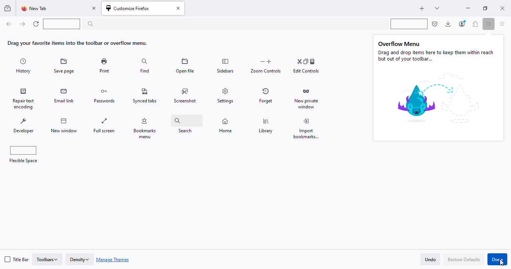 The height and width of the screenshot is (269, 511). Describe the element at coordinates (438, 8) in the screenshot. I see `list all tabs` at that location.